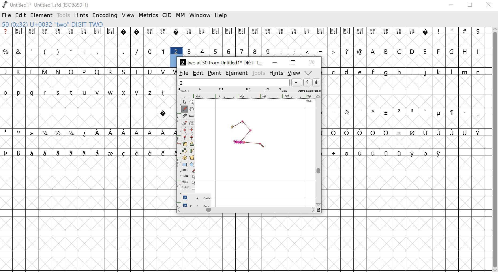 The image size is (498, 272). I want to click on flip, so click(185, 151).